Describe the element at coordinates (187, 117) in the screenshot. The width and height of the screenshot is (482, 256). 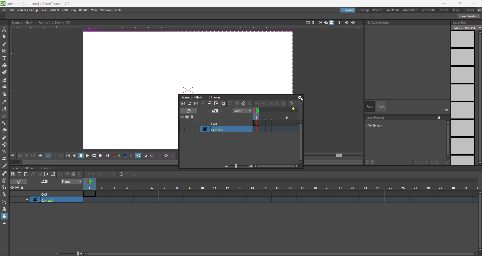
I see `icon` at that location.